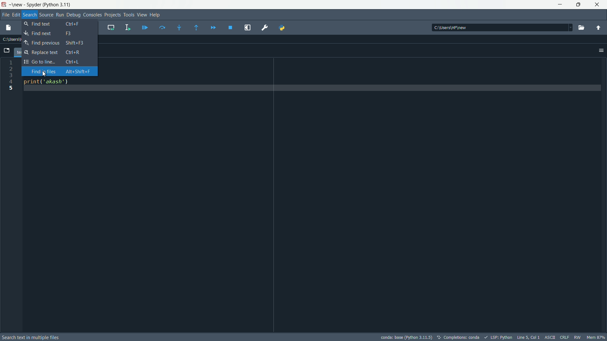  I want to click on find previous, so click(58, 43).